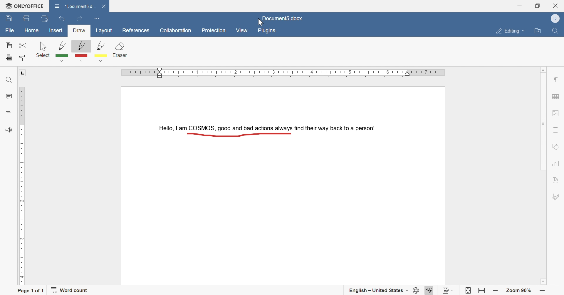 The image size is (564, 295). I want to click on zoom out, so click(496, 291).